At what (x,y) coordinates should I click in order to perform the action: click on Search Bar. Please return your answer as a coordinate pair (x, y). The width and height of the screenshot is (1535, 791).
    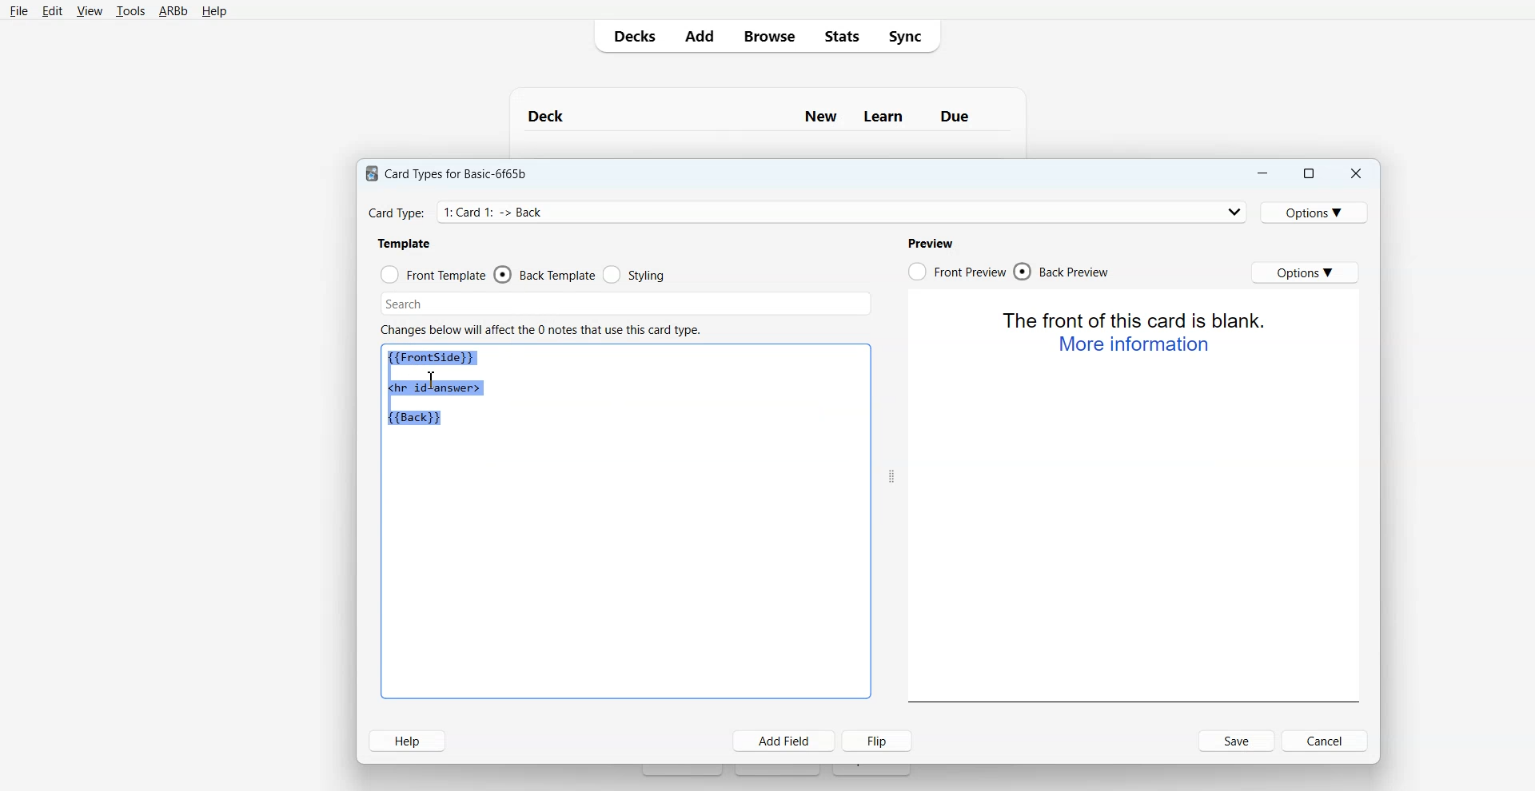
    Looking at the image, I should click on (623, 302).